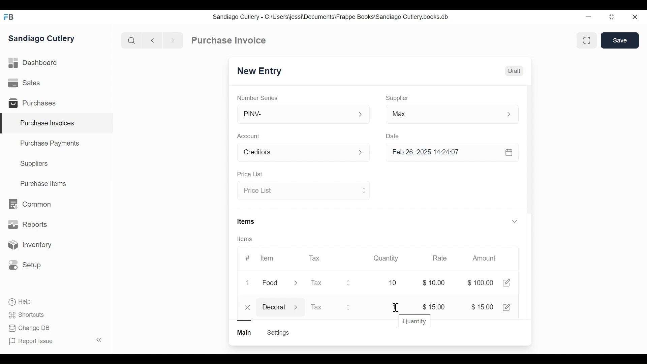  Describe the element at coordinates (415, 320) in the screenshot. I see `Quantity` at that location.